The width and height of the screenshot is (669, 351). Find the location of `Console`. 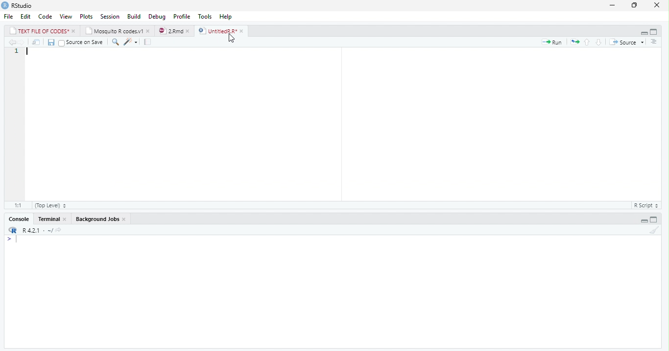

Console is located at coordinates (20, 219).